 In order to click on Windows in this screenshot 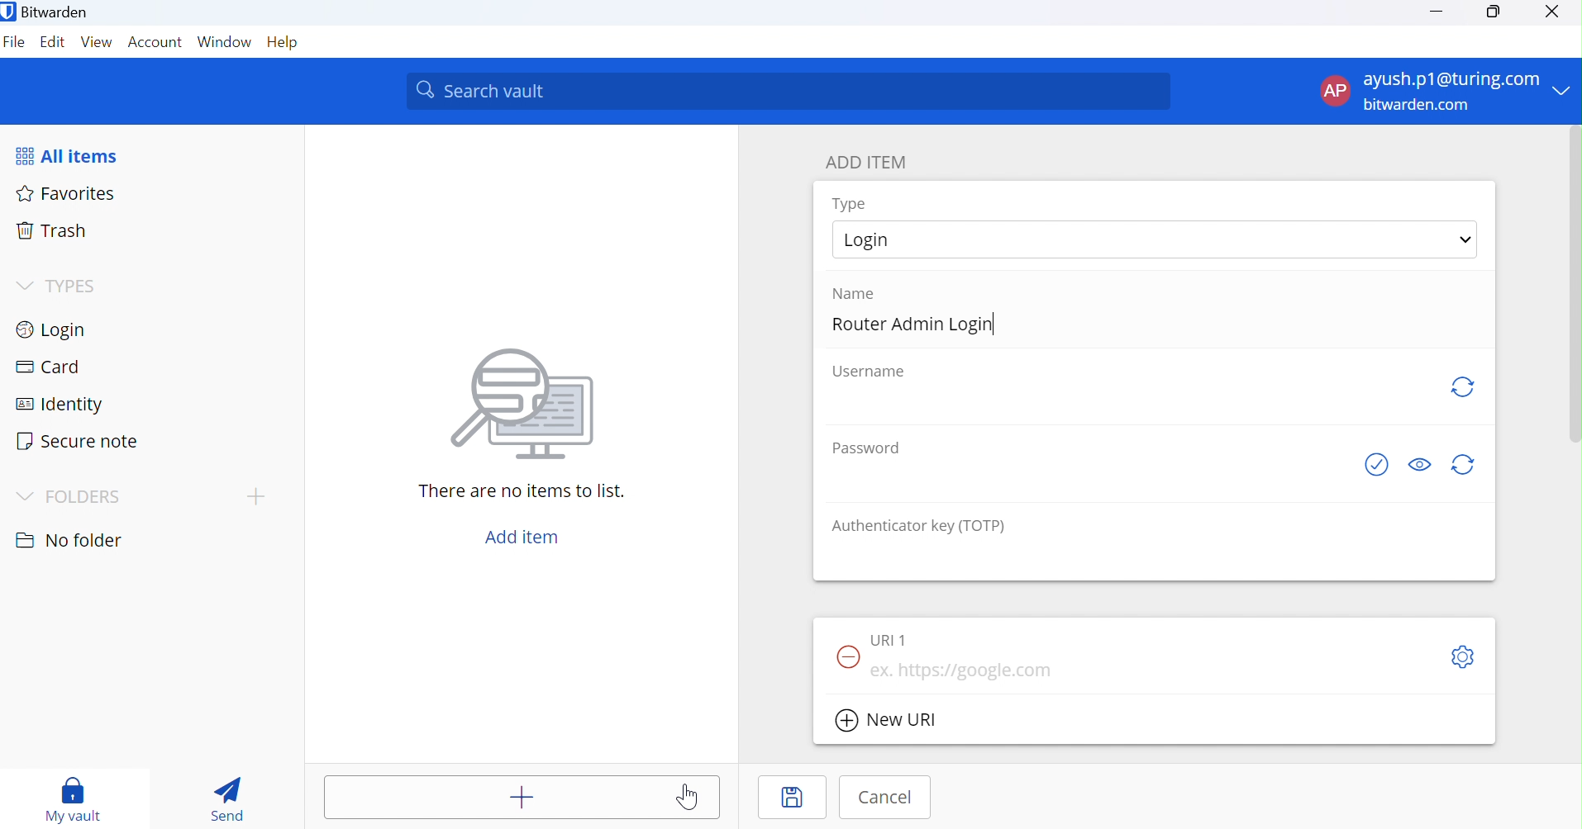, I will do `click(225, 45)`.